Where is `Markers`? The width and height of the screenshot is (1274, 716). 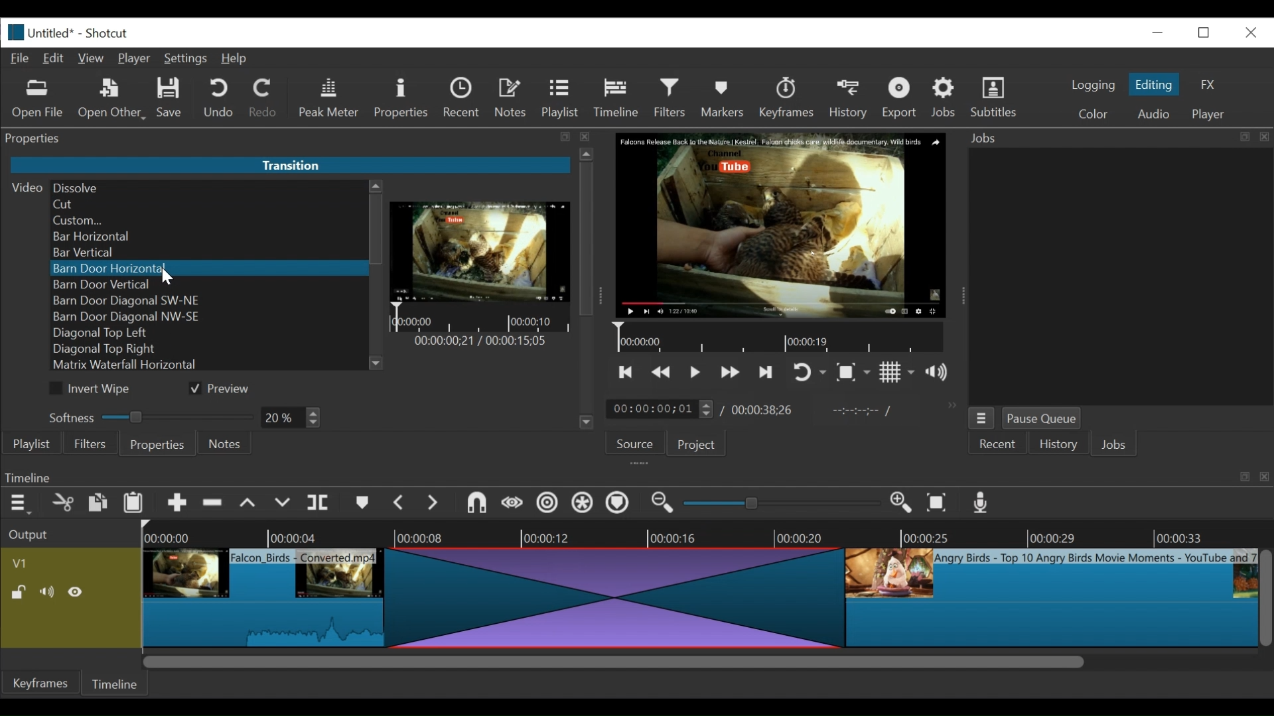 Markers is located at coordinates (725, 97).